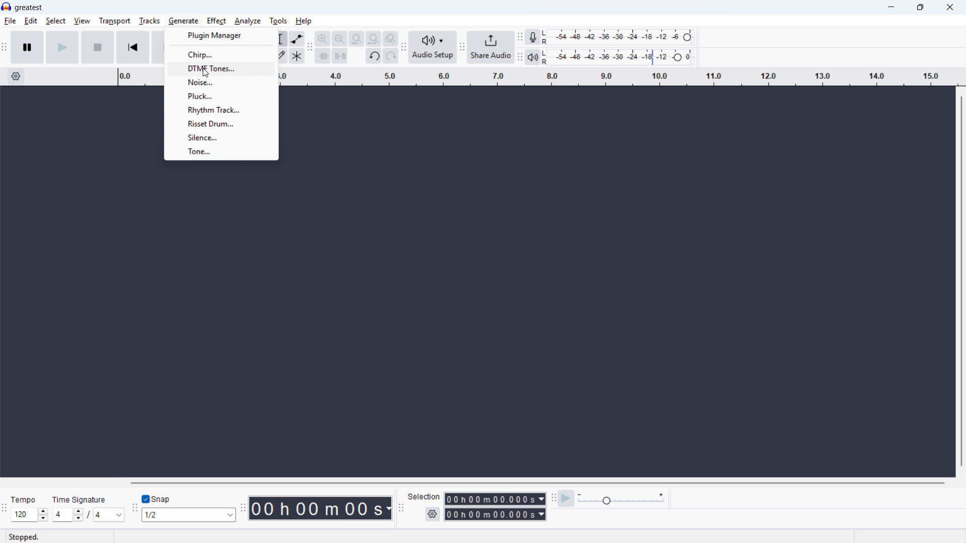  I want to click on Select snapping , so click(190, 514).